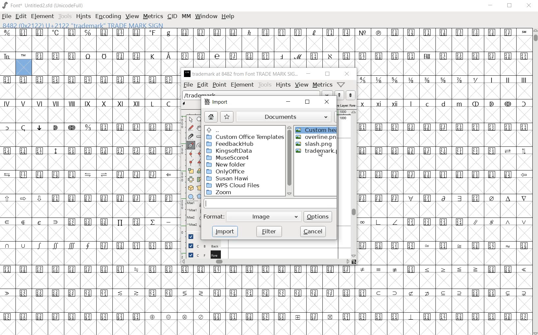 The width and height of the screenshot is (538, 335). I want to click on special characters, so click(467, 111).